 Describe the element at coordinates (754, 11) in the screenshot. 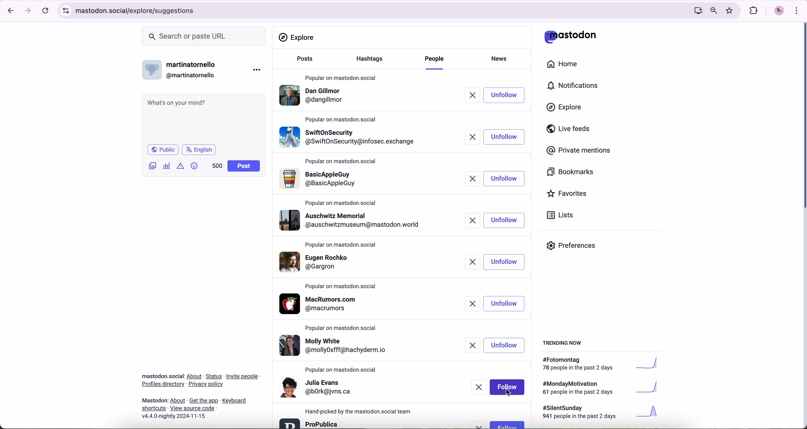

I see `extensions` at that location.